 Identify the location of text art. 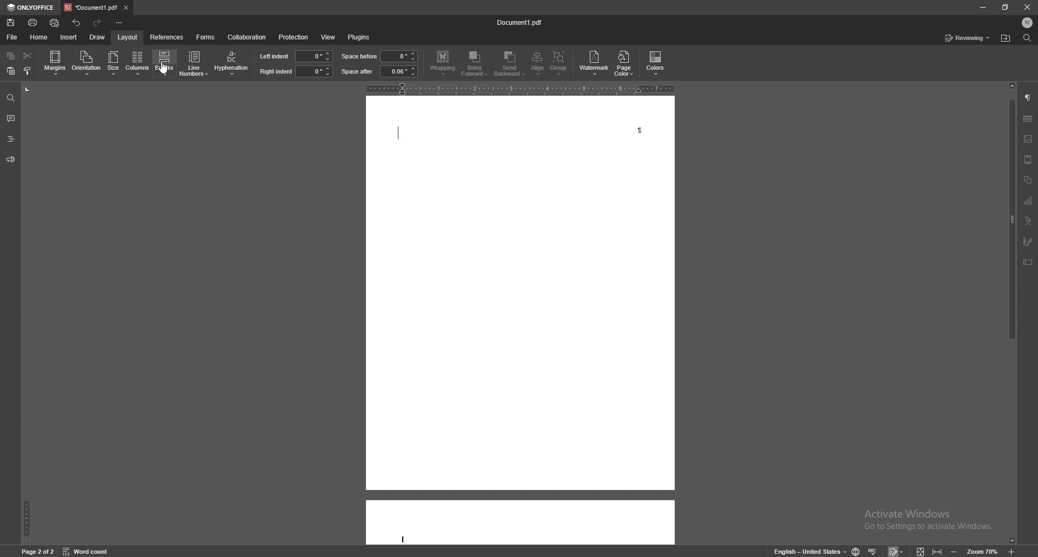
(1027, 221).